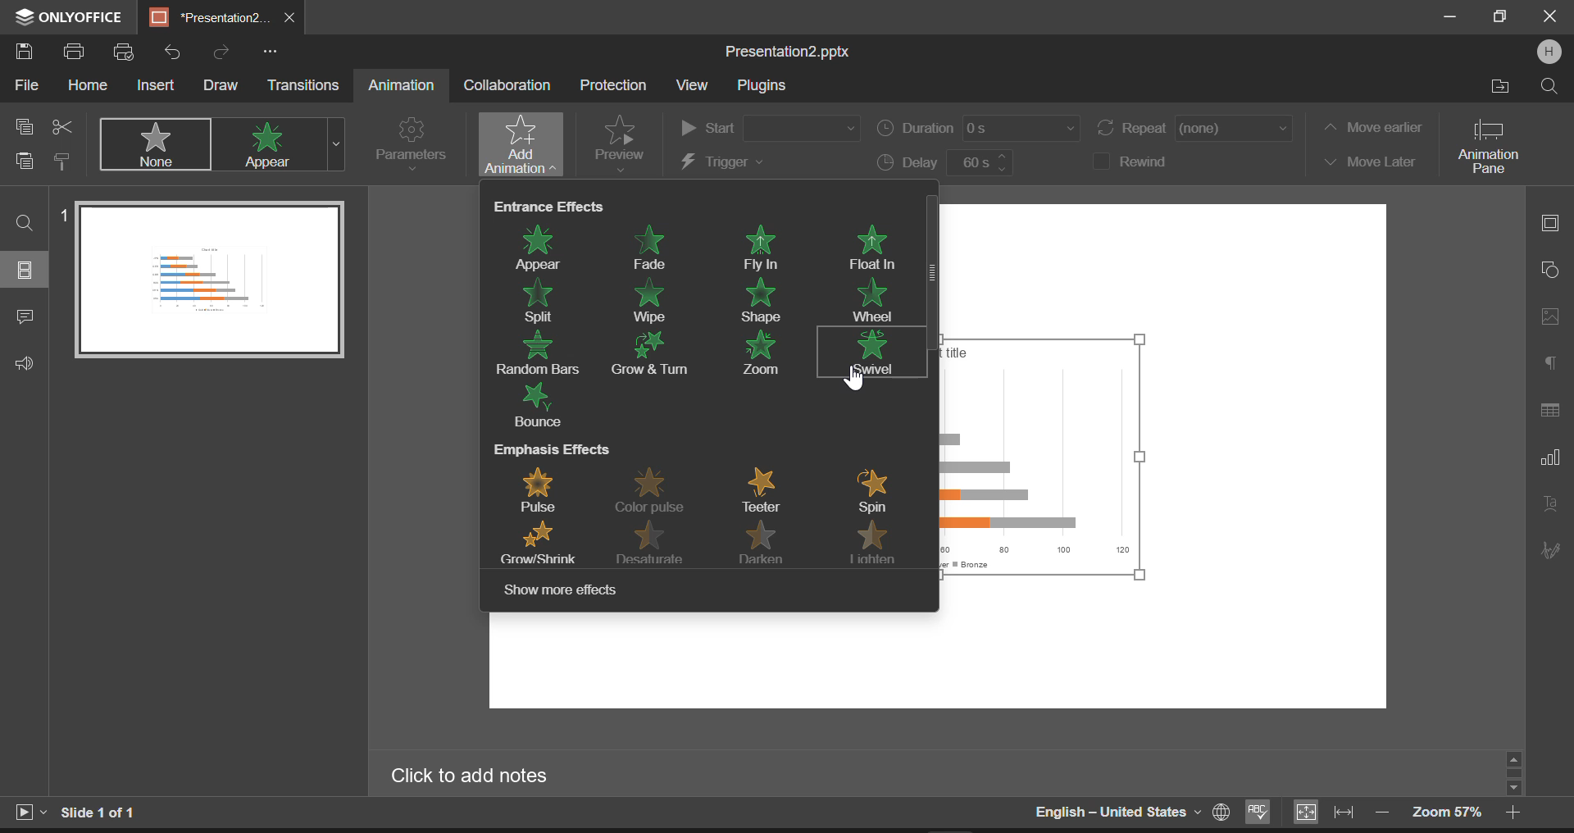  Describe the element at coordinates (870, 350) in the screenshot. I see `Swivel` at that location.